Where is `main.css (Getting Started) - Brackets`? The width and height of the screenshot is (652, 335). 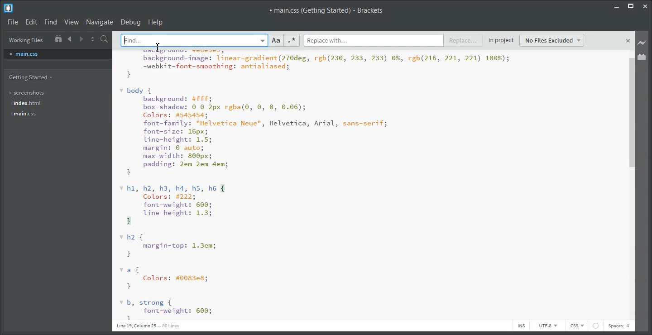 main.css (Getting Started) - Brackets is located at coordinates (326, 10).